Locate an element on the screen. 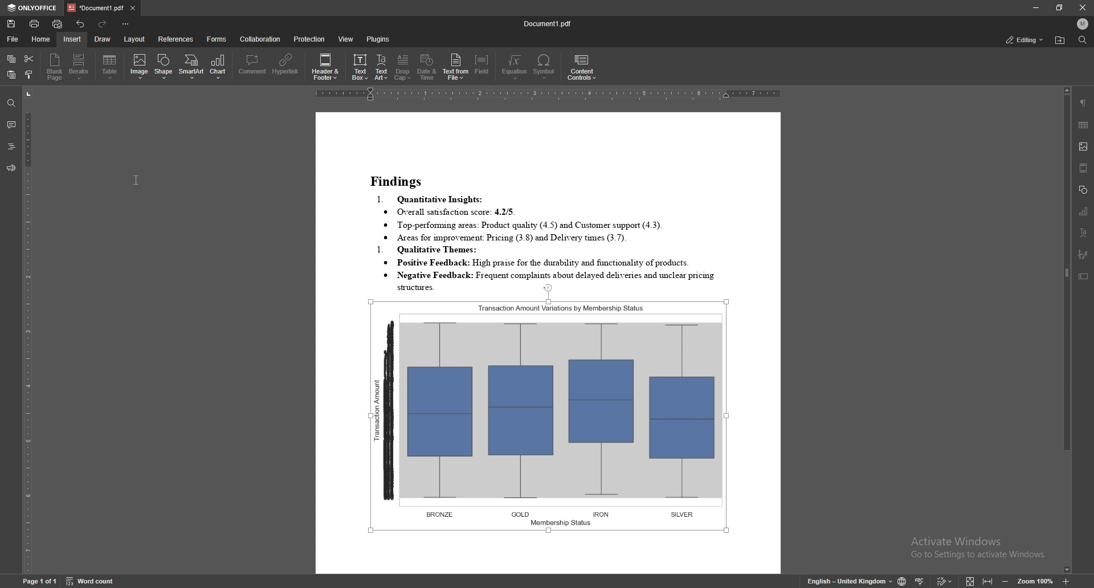  find is located at coordinates (1083, 39).